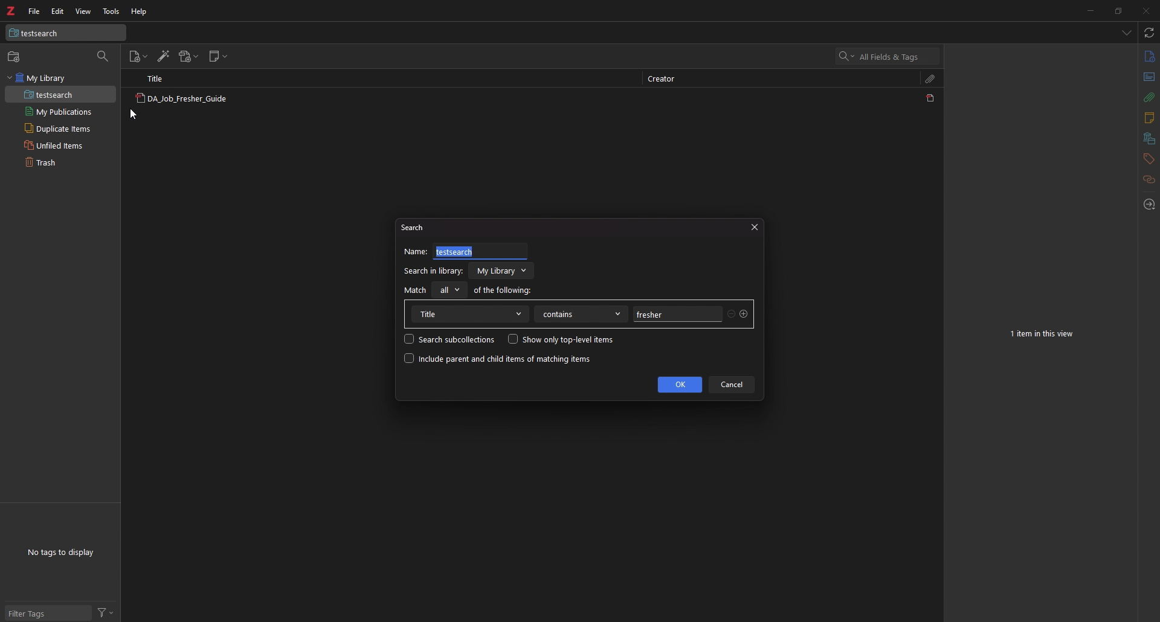  What do you see at coordinates (1148, 118) in the screenshot?
I see `note` at bounding box center [1148, 118].